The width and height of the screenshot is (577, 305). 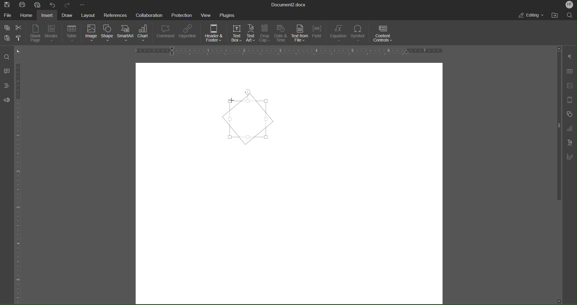 What do you see at coordinates (281, 34) in the screenshot?
I see `Date & Time` at bounding box center [281, 34].